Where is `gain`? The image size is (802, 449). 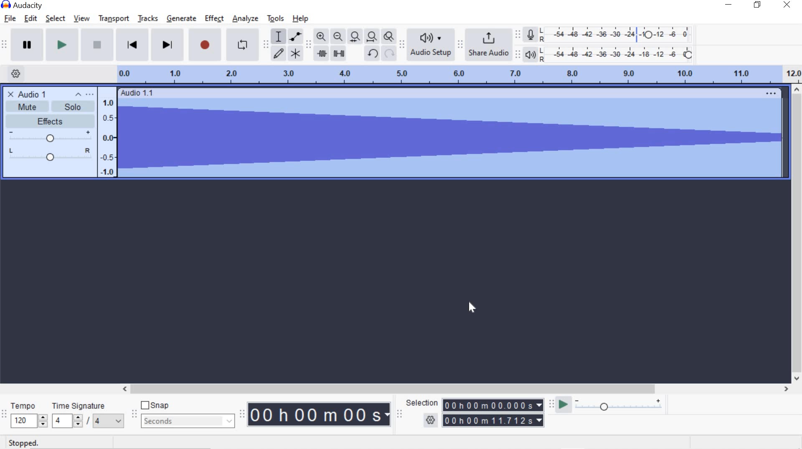
gain is located at coordinates (50, 137).